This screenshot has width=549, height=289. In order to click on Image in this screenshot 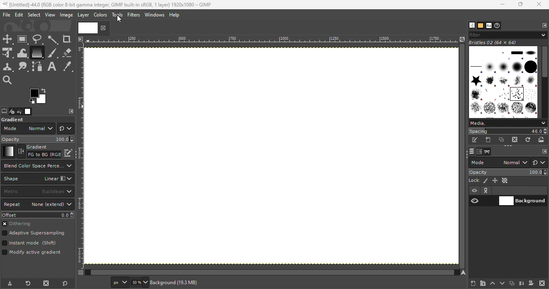, I will do `click(66, 15)`.